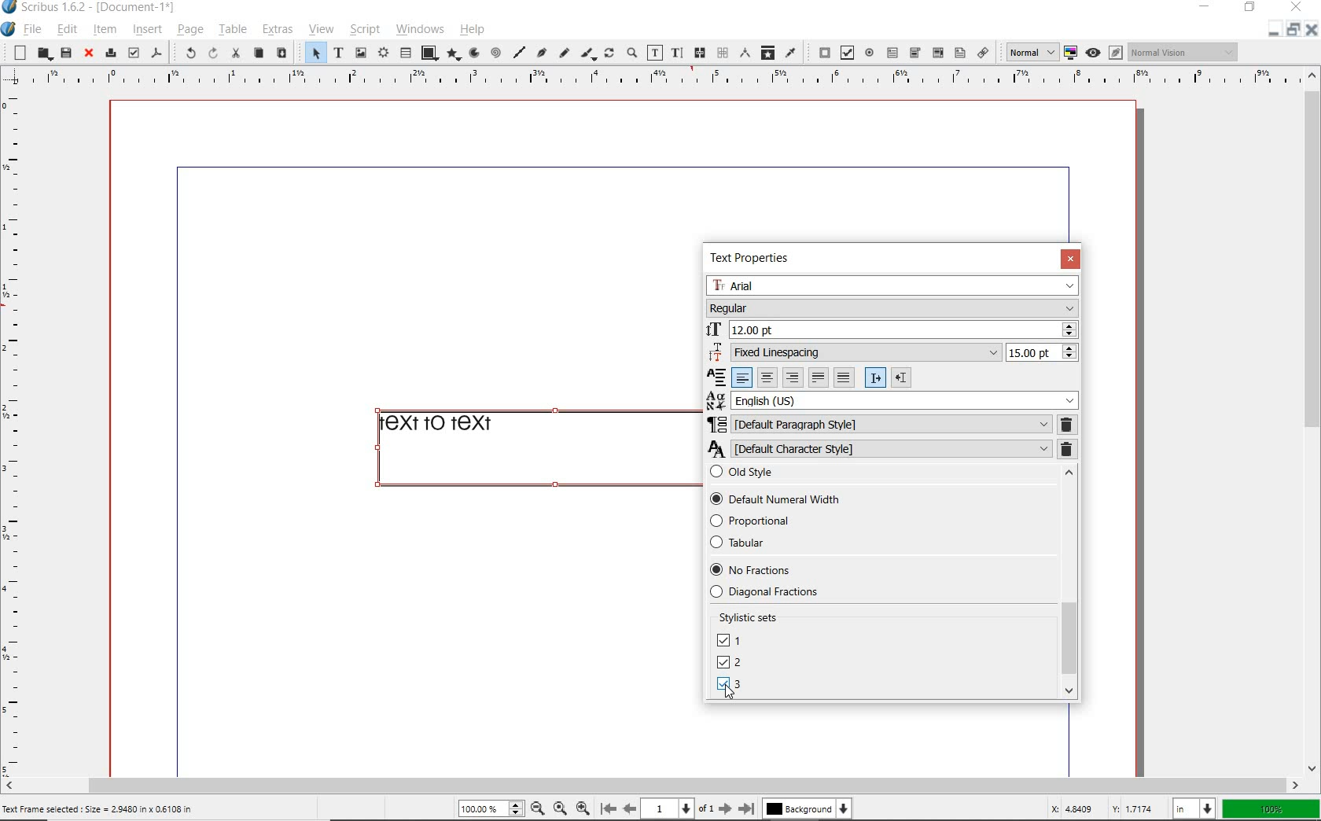 This screenshot has height=821, width=1321. Describe the element at coordinates (281, 53) in the screenshot. I see `paste` at that location.